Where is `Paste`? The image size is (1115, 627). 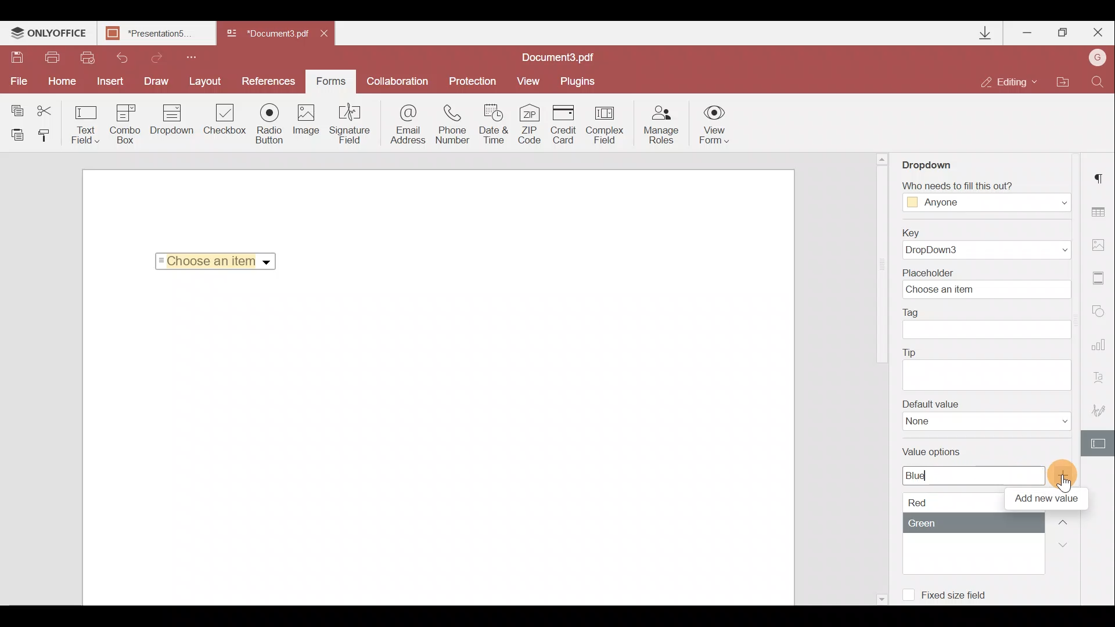
Paste is located at coordinates (16, 136).